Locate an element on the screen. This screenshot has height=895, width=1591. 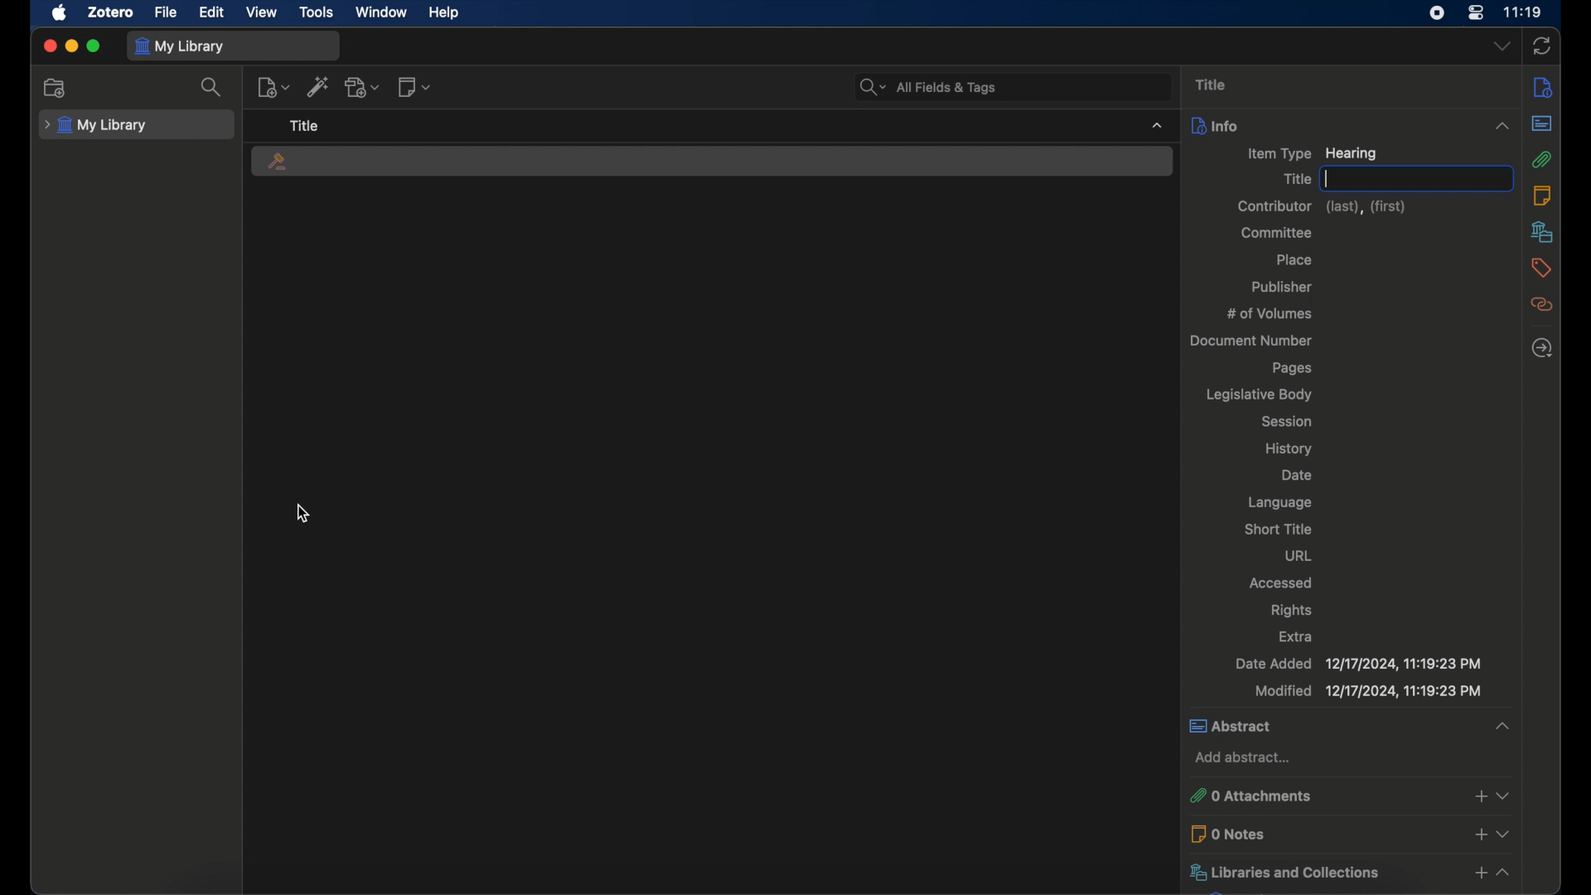
file is located at coordinates (166, 13).